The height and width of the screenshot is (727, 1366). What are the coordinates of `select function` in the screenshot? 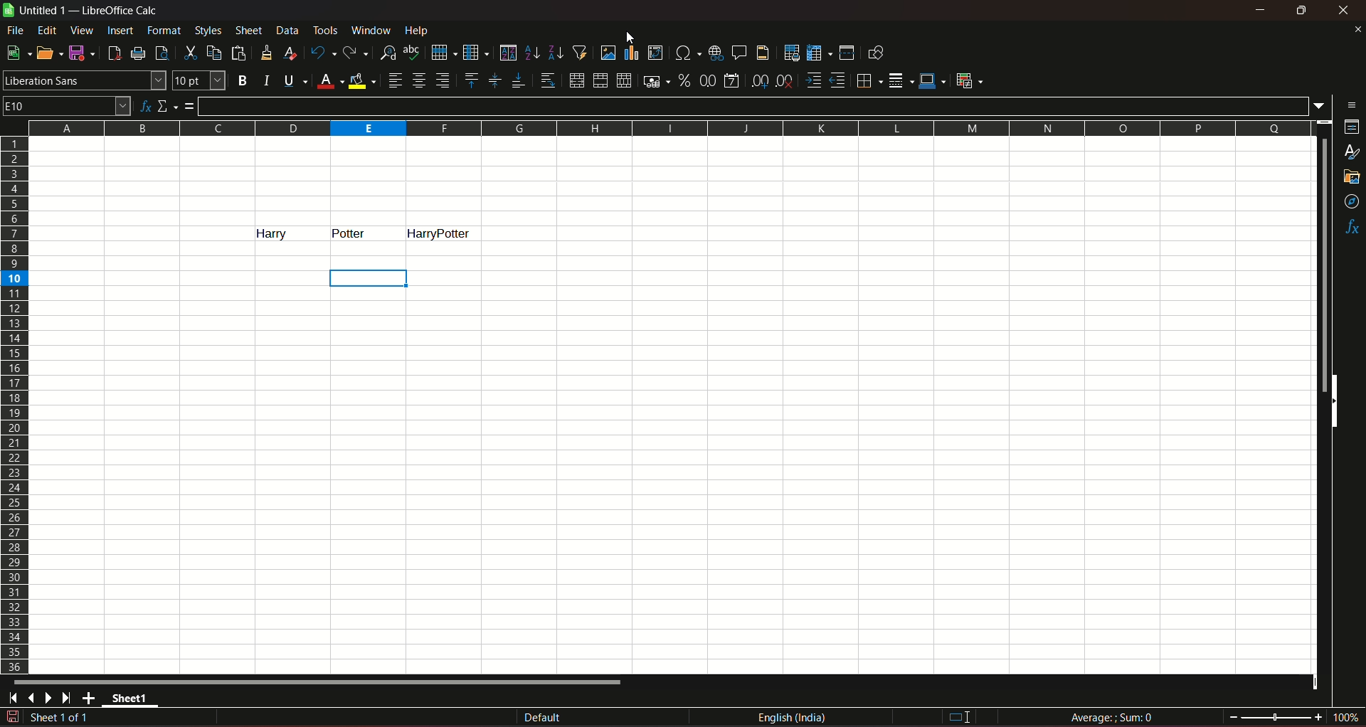 It's located at (168, 105).